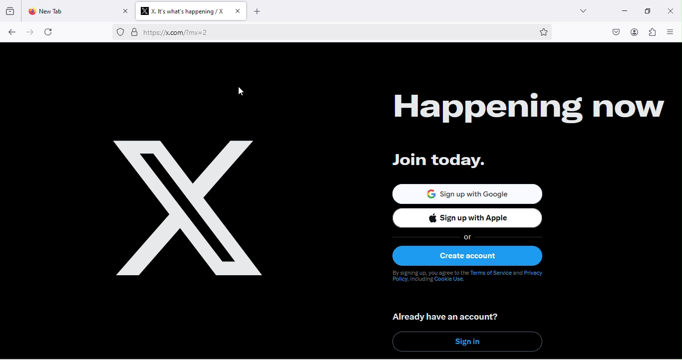  What do you see at coordinates (134, 33) in the screenshot?
I see `secure ` at bounding box center [134, 33].